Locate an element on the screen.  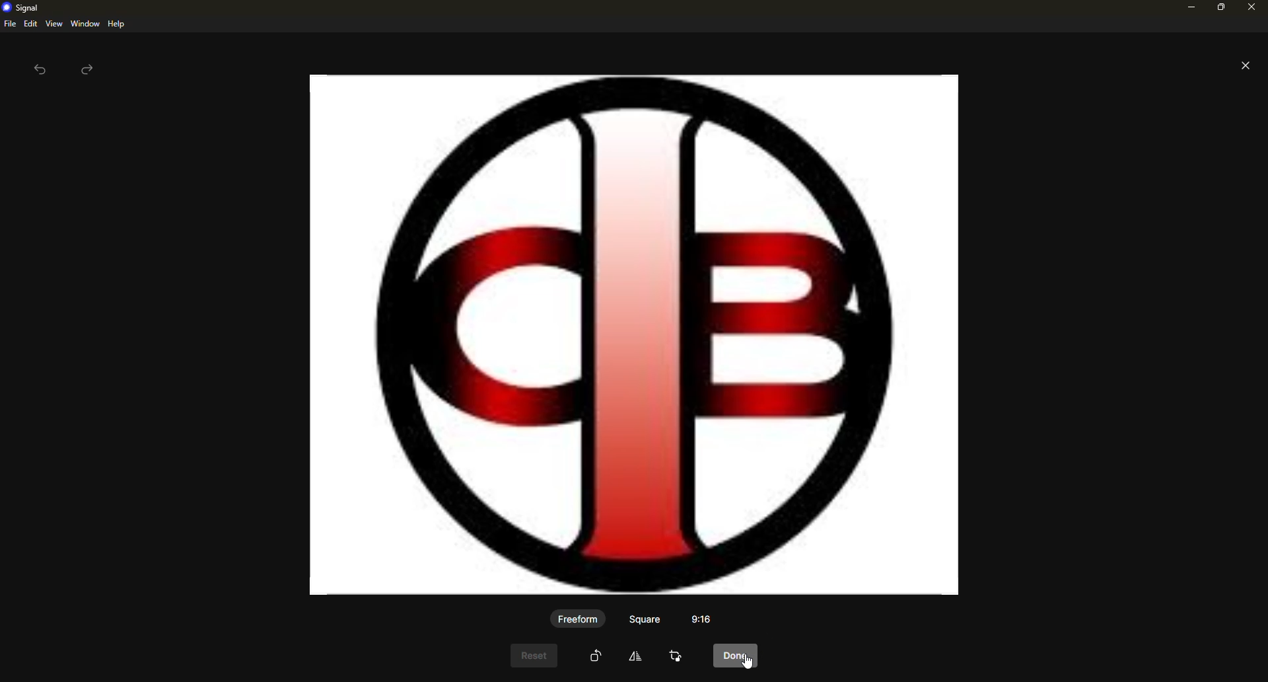
file is located at coordinates (9, 24).